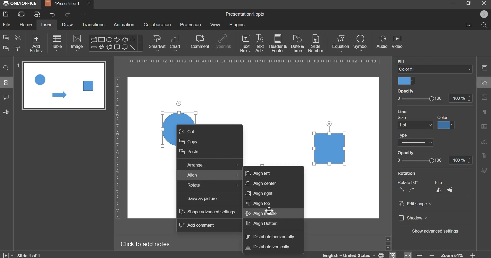 The width and height of the screenshot is (491, 258). What do you see at coordinates (262, 224) in the screenshot?
I see `align bottom` at bounding box center [262, 224].